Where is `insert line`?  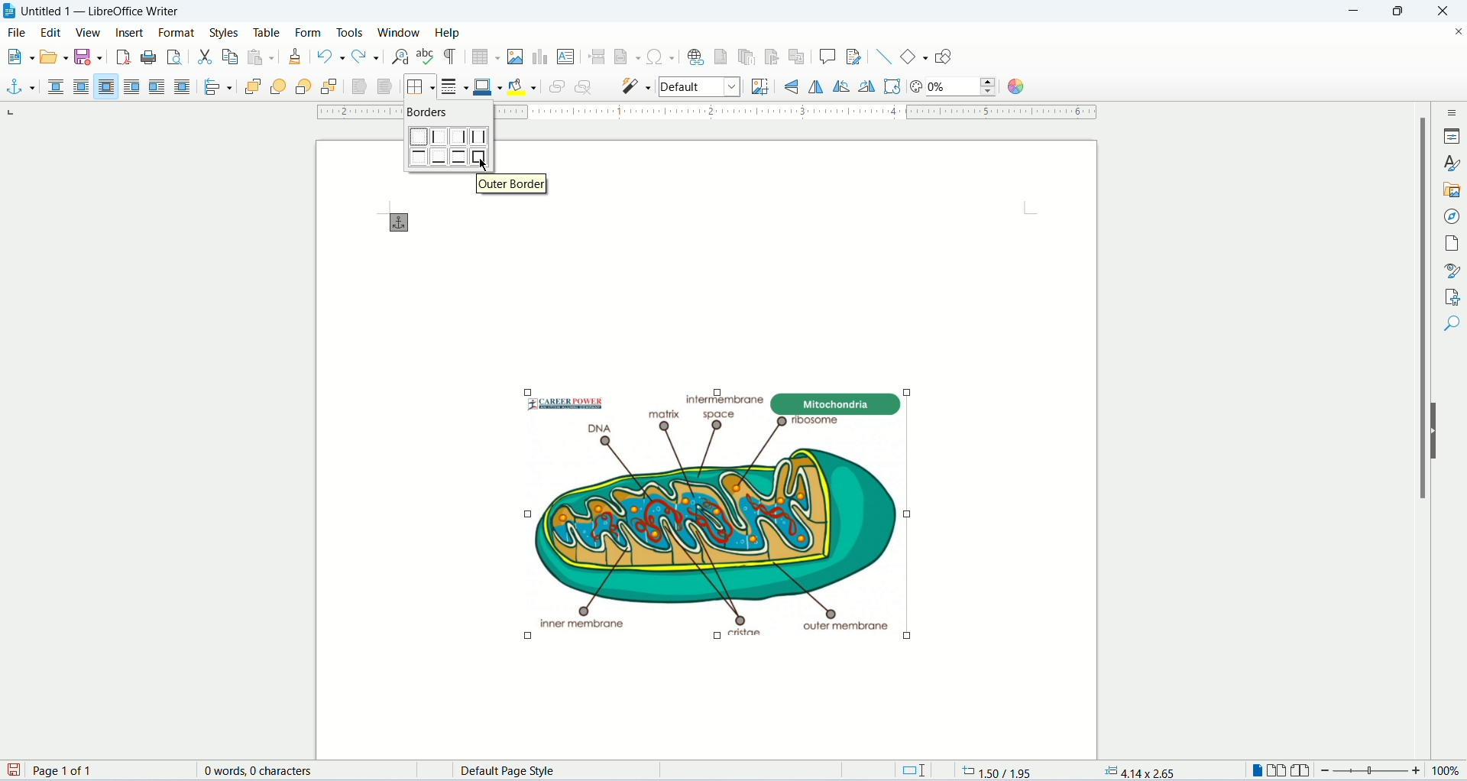 insert line is located at coordinates (884, 57).